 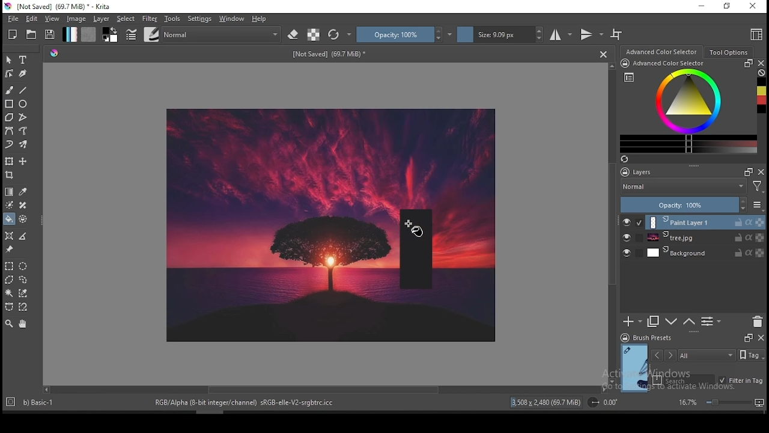 What do you see at coordinates (11, 19) in the screenshot?
I see `file` at bounding box center [11, 19].